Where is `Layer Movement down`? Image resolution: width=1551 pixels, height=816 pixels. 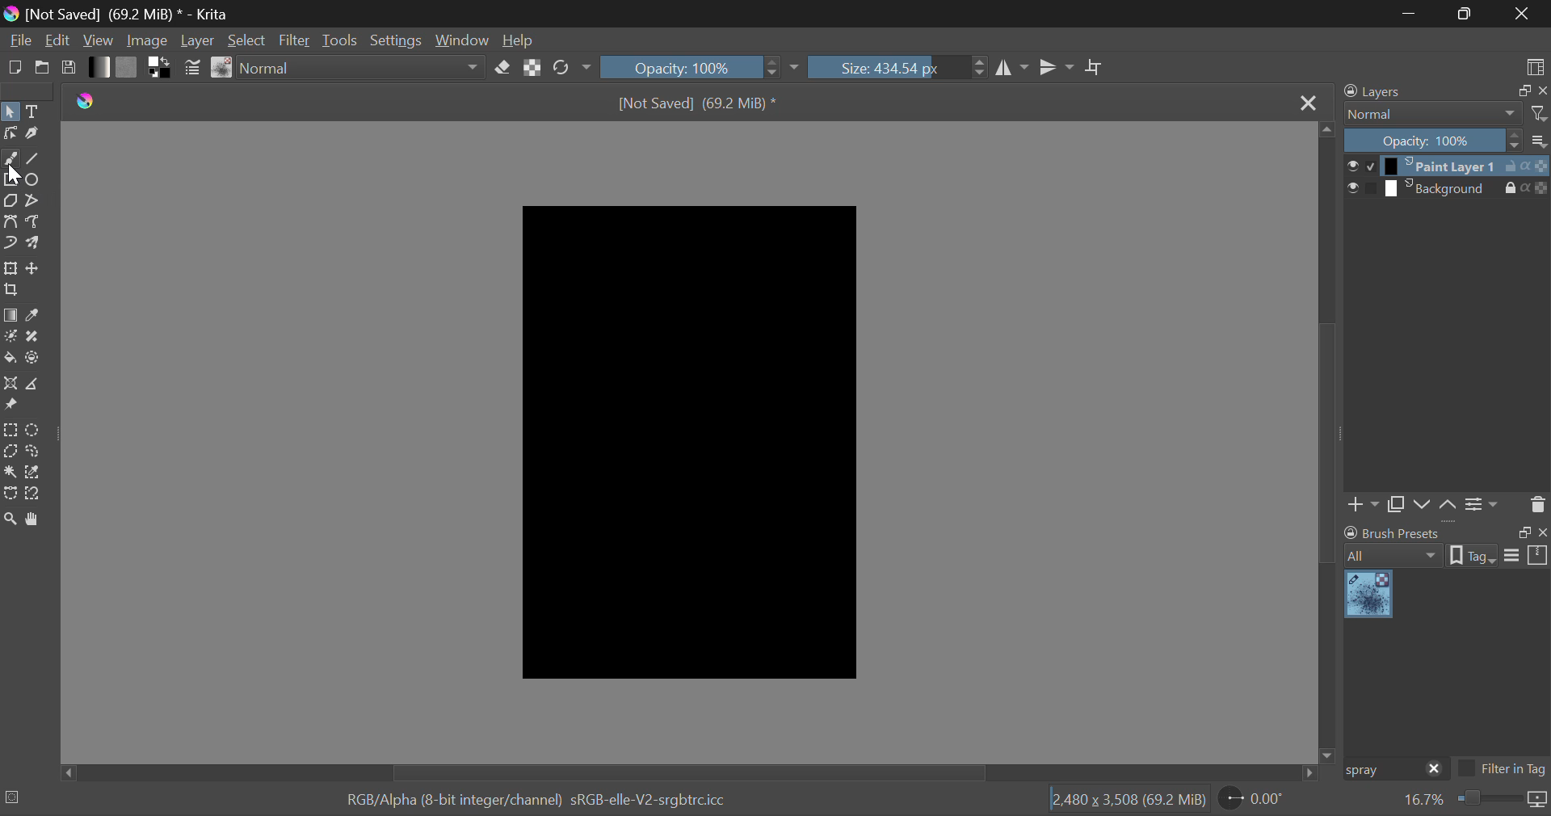
Layer Movement down is located at coordinates (1423, 506).